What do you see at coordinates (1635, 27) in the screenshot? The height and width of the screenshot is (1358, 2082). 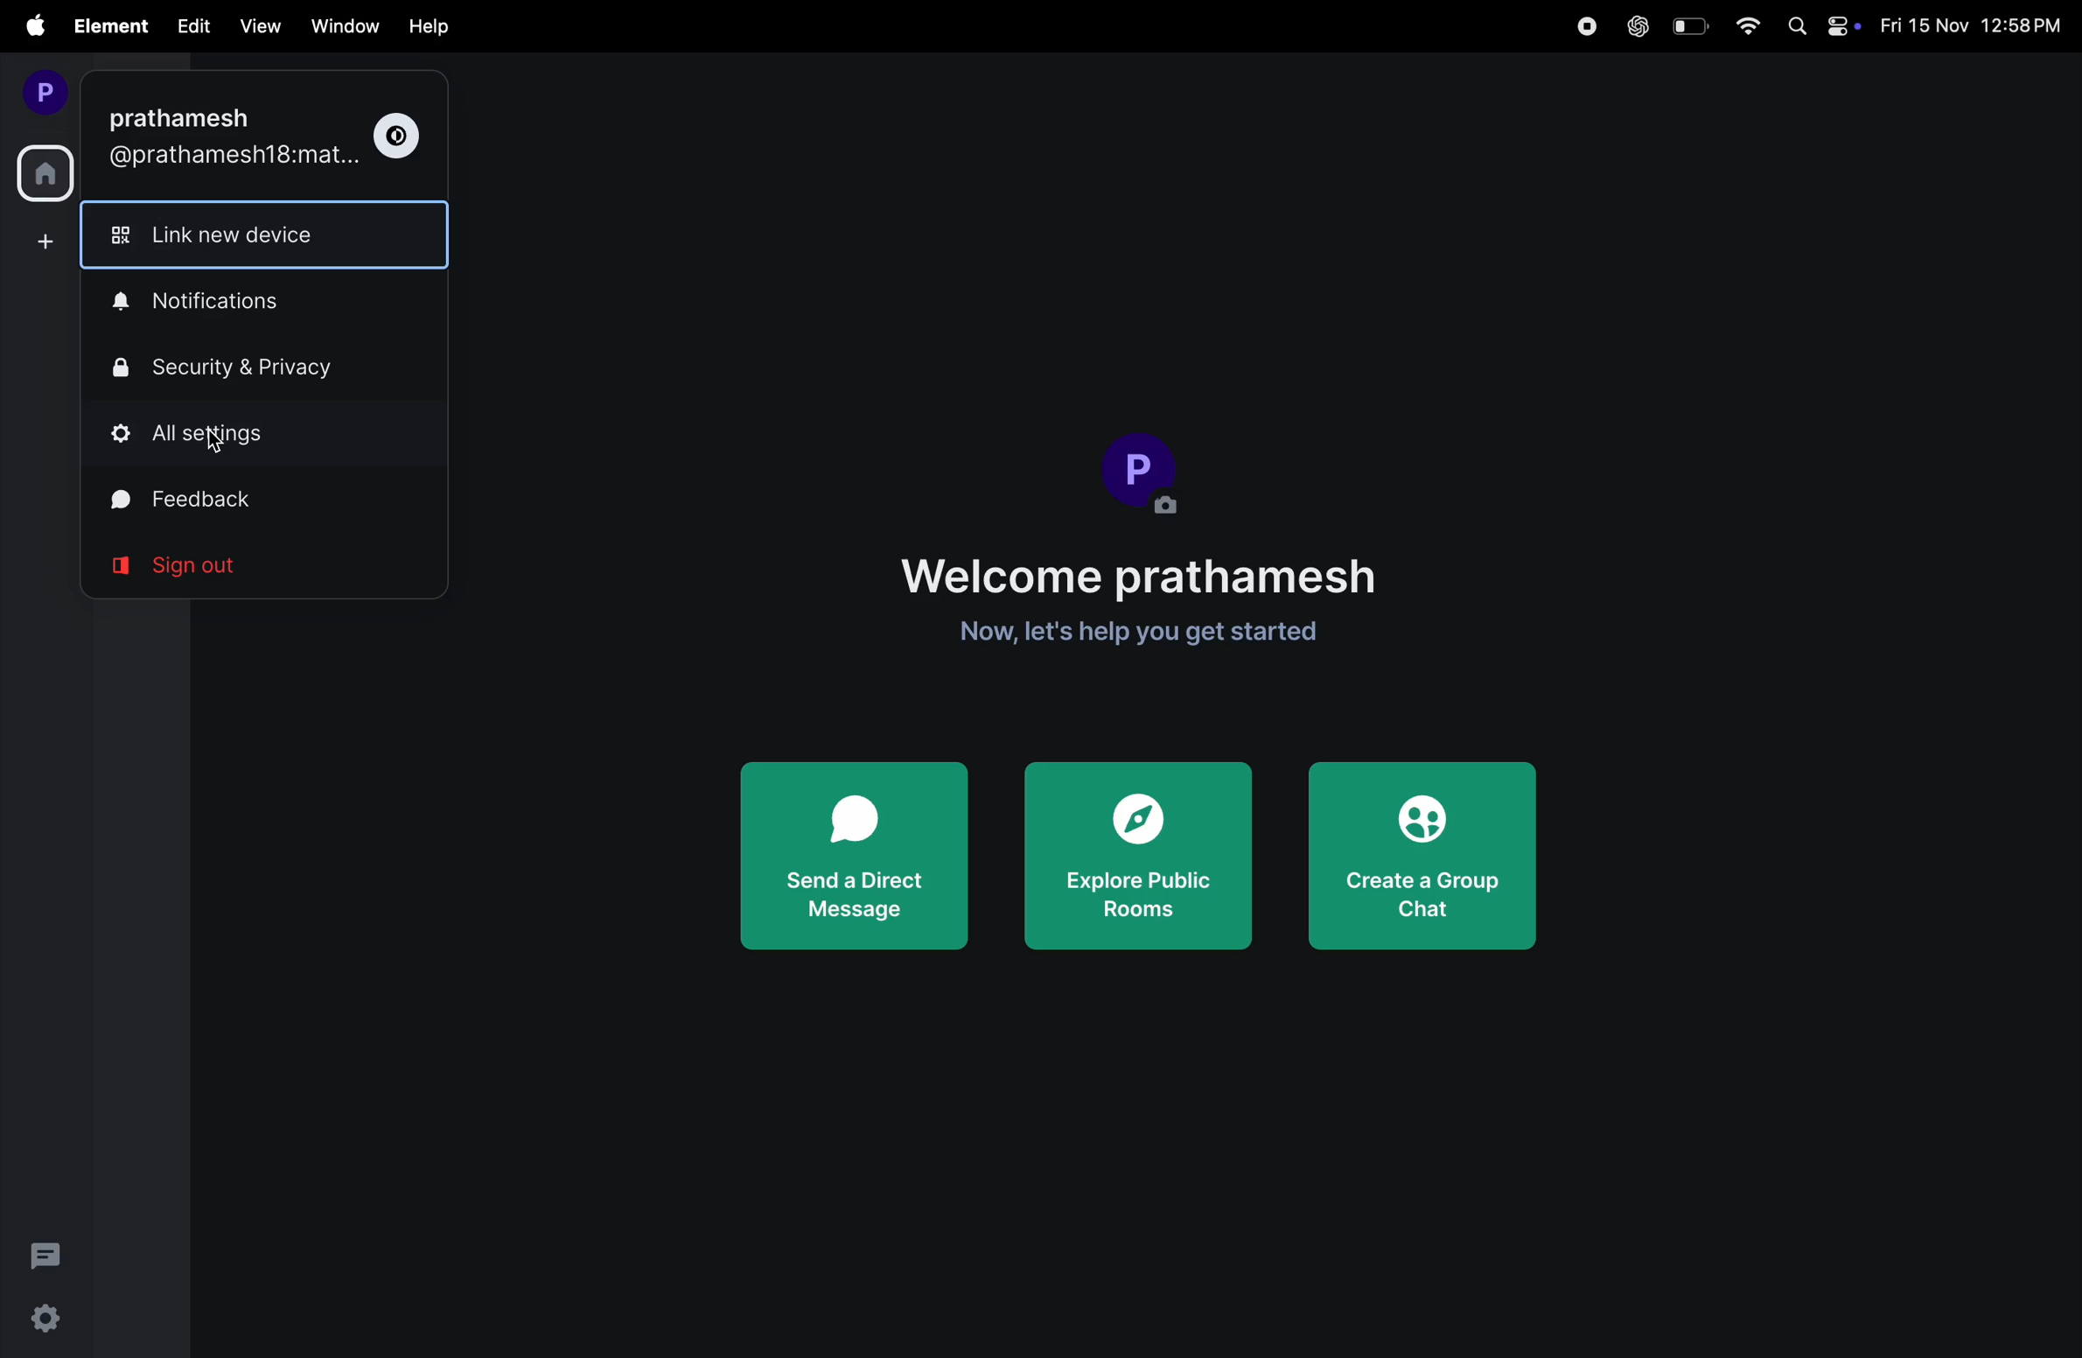 I see `chatgpt` at bounding box center [1635, 27].